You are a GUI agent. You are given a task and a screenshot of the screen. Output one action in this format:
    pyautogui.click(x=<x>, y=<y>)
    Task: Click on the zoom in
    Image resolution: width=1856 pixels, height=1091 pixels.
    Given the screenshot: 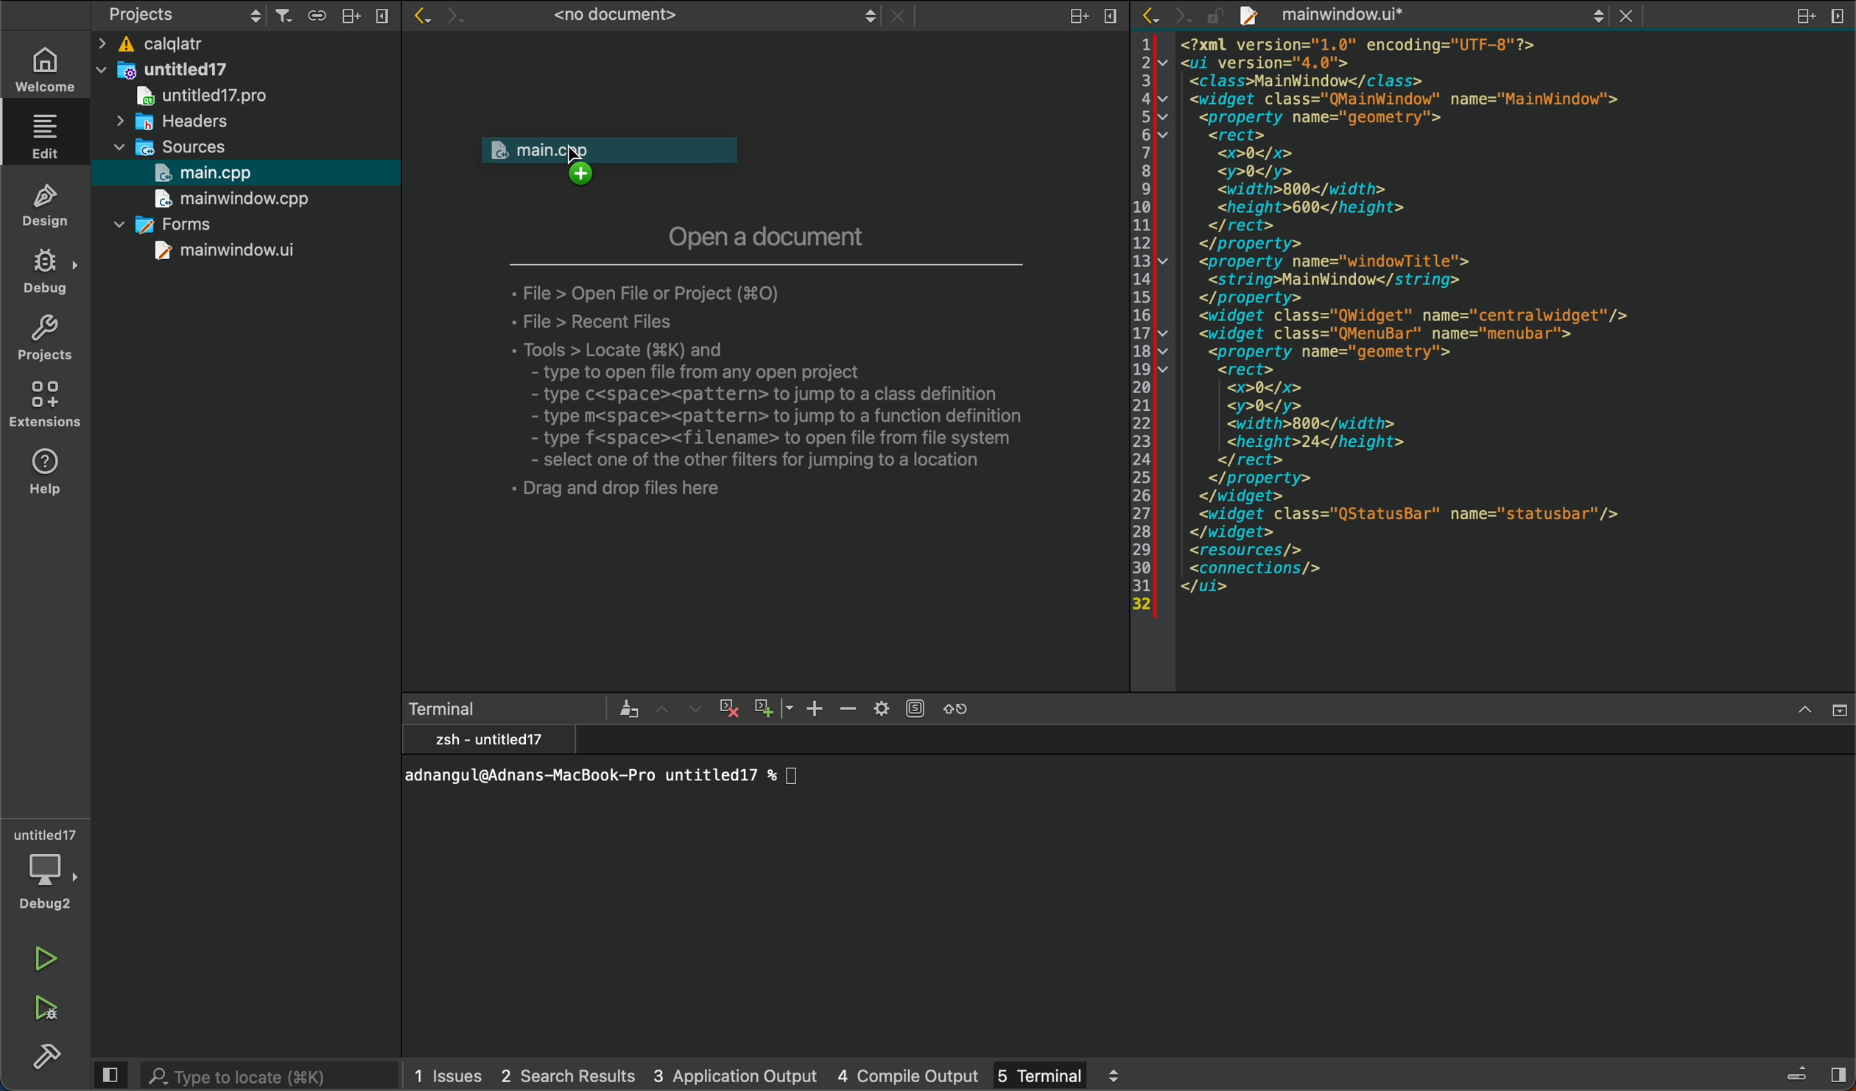 What is the action you would take?
    pyautogui.click(x=814, y=708)
    